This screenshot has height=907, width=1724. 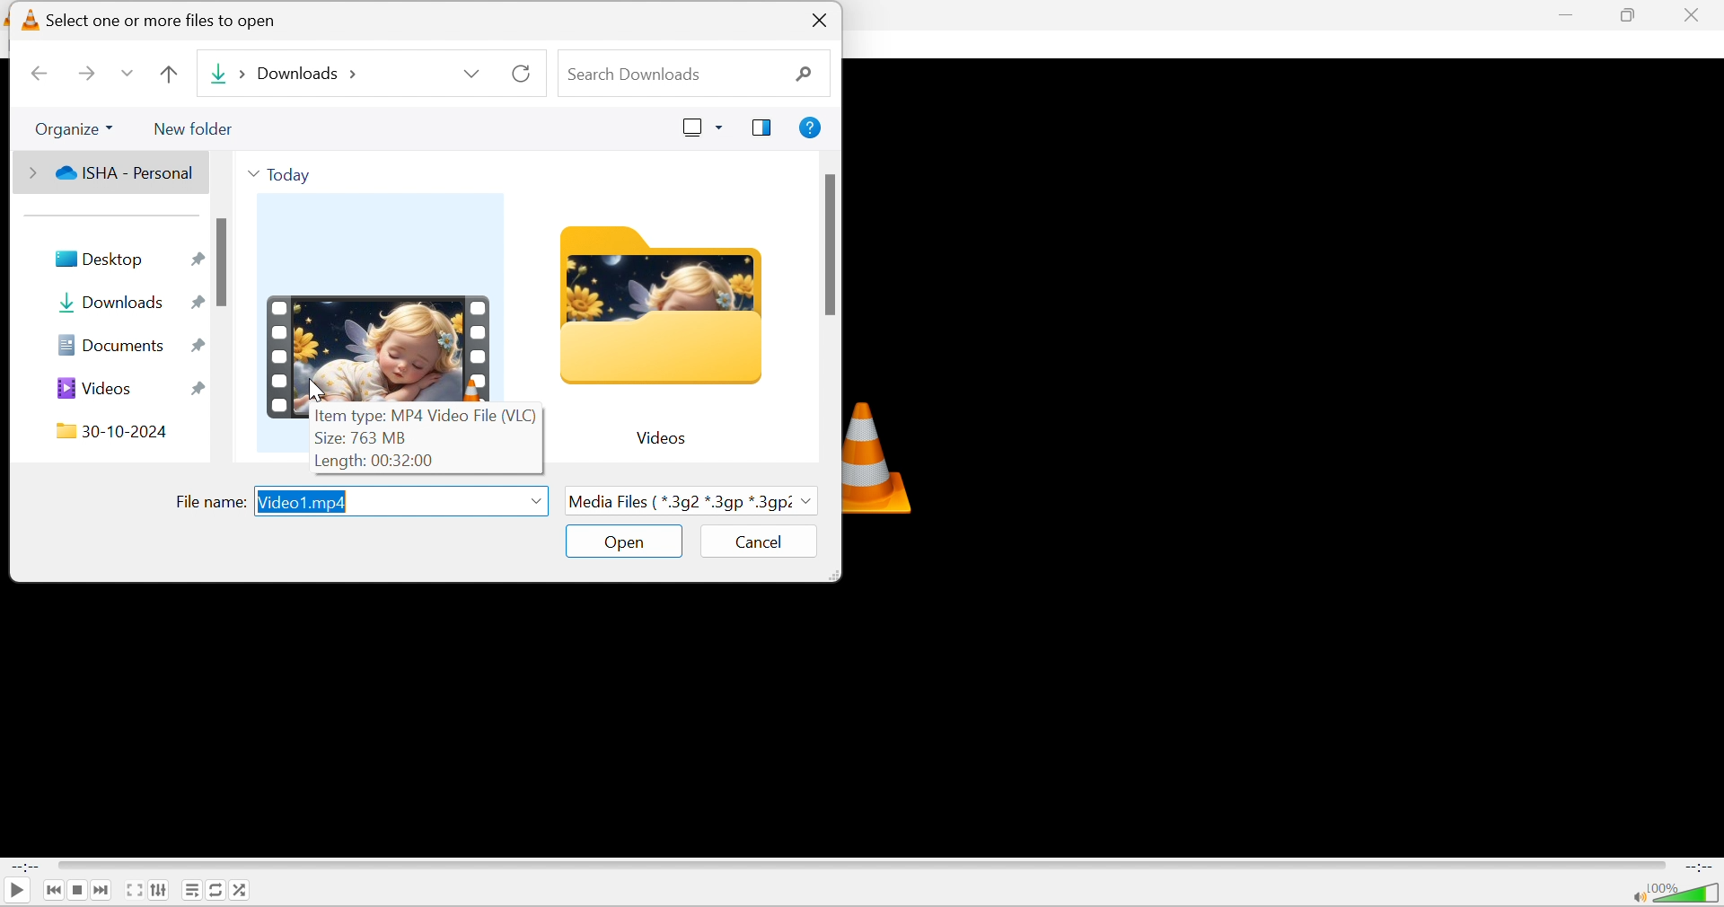 I want to click on Video1.mp4, so click(x=403, y=501).